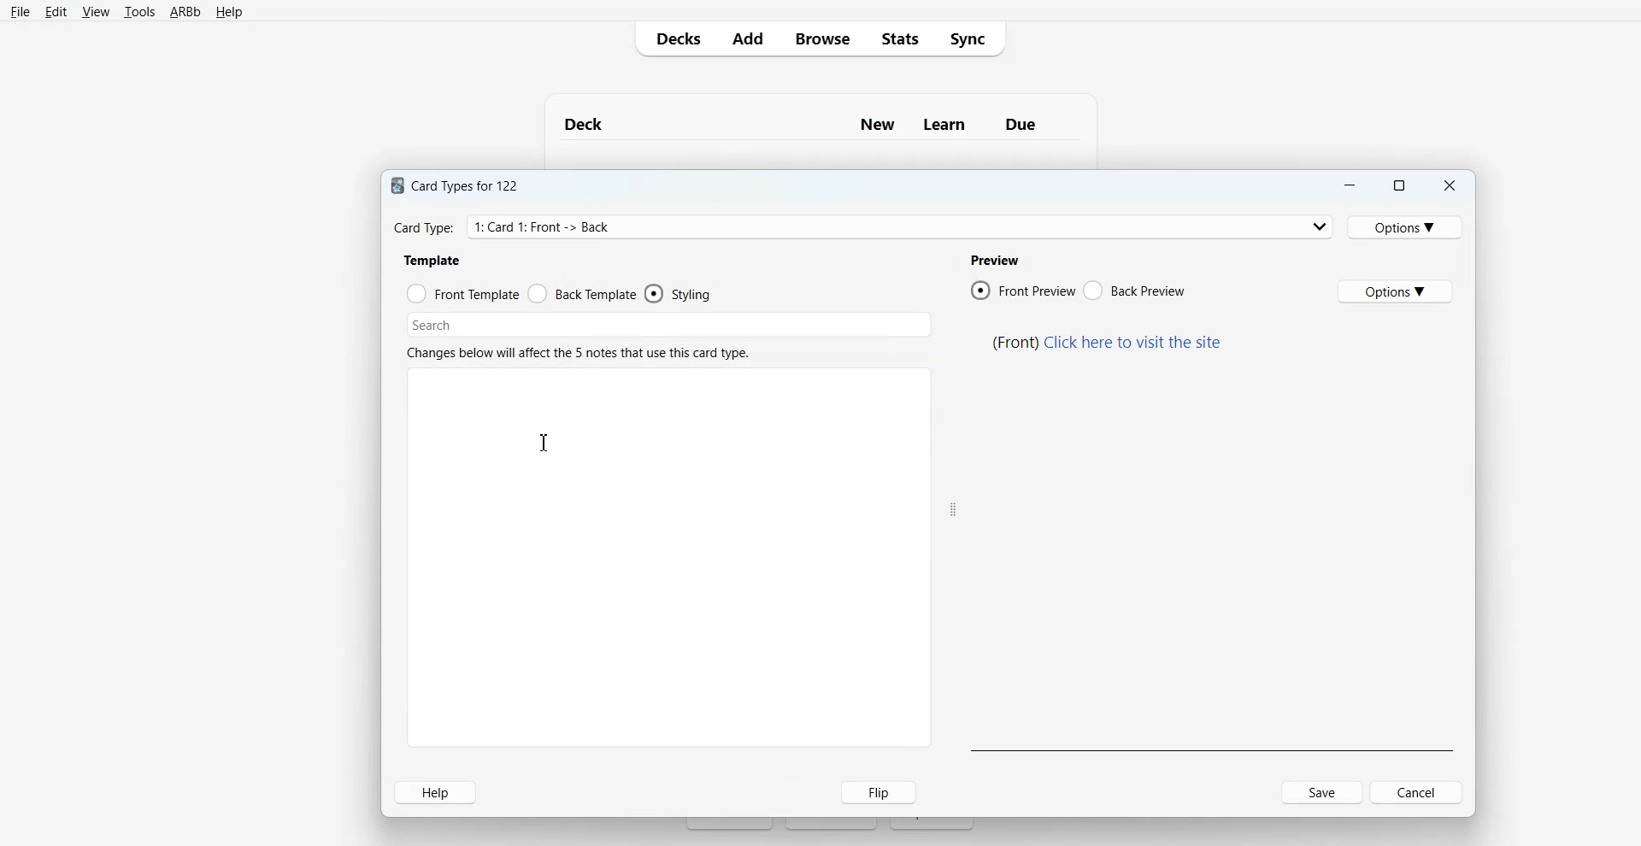 This screenshot has height=846, width=1641. Describe the element at coordinates (437, 791) in the screenshot. I see `Help` at that location.